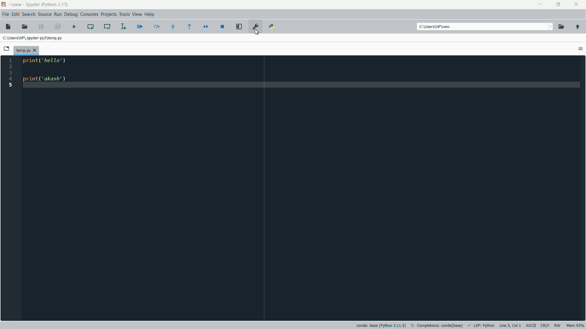  What do you see at coordinates (90, 14) in the screenshot?
I see `consoles menu` at bounding box center [90, 14].